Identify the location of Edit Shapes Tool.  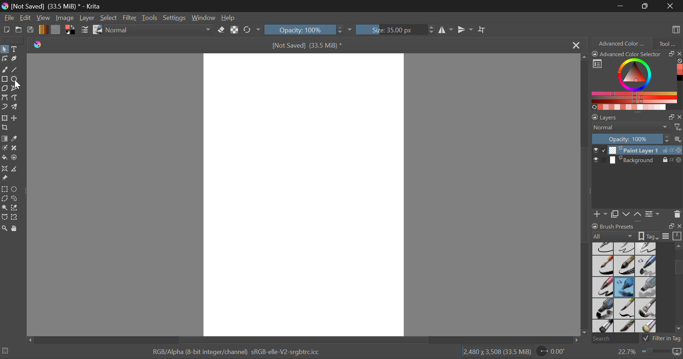
(4, 59).